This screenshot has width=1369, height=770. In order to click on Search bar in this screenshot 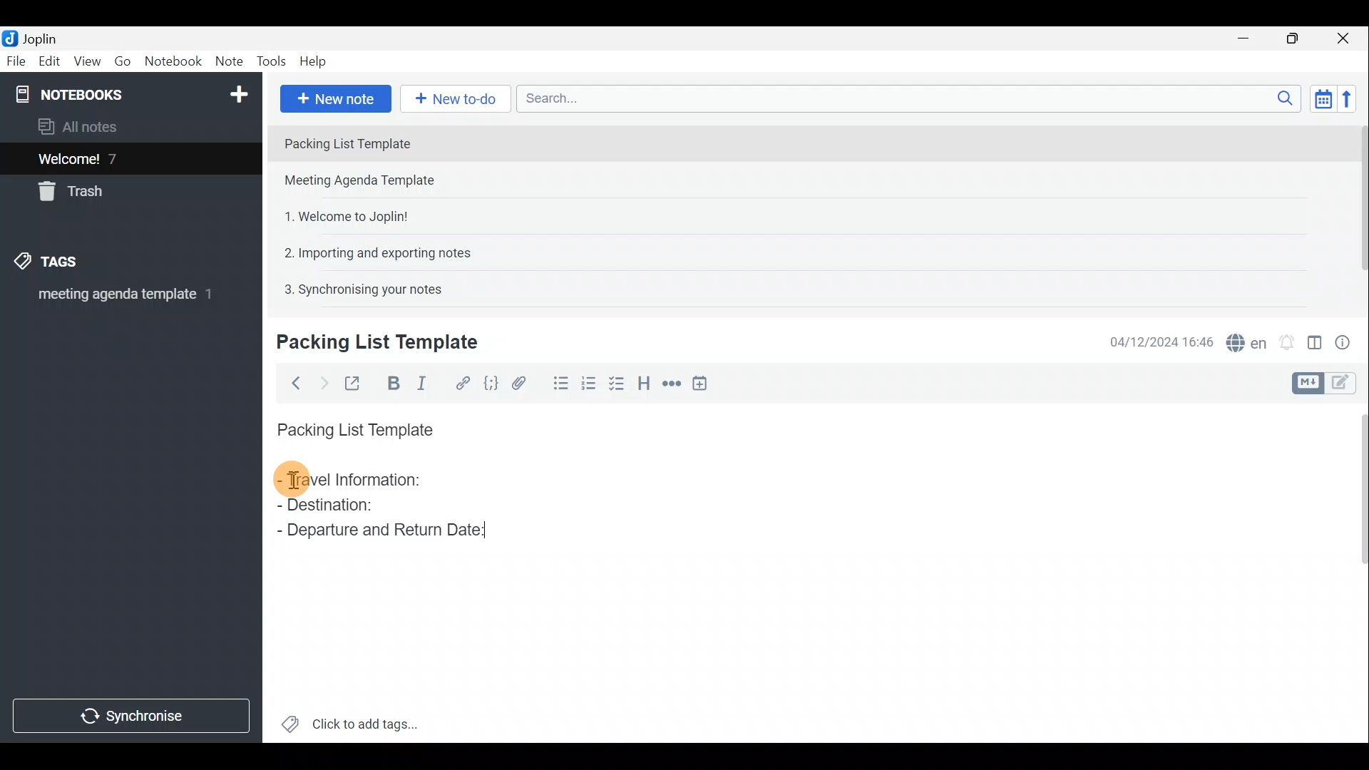, I will do `click(905, 100)`.